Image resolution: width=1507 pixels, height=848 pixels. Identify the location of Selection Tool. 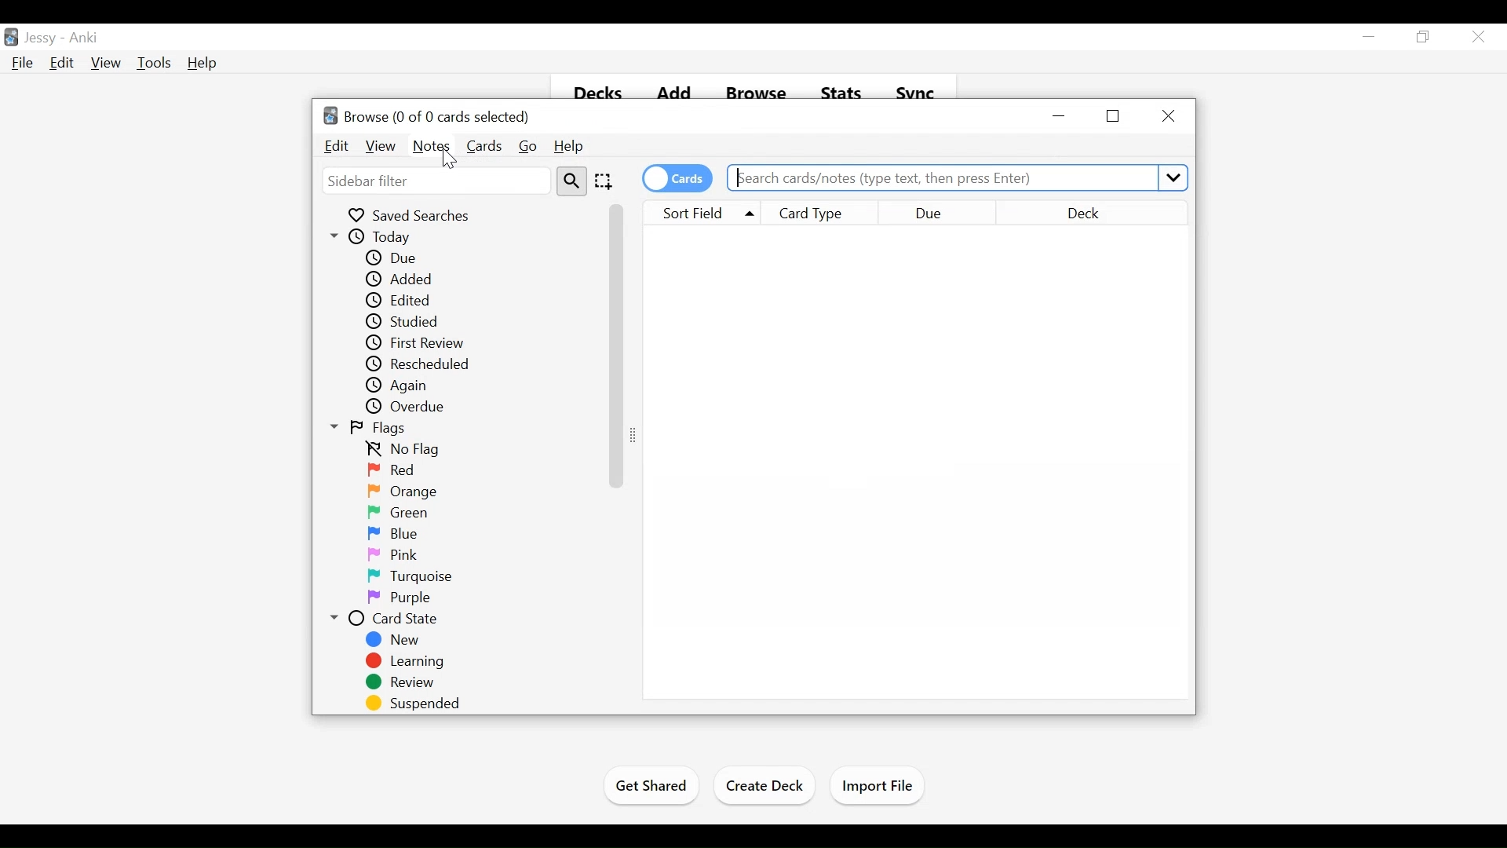
(605, 182).